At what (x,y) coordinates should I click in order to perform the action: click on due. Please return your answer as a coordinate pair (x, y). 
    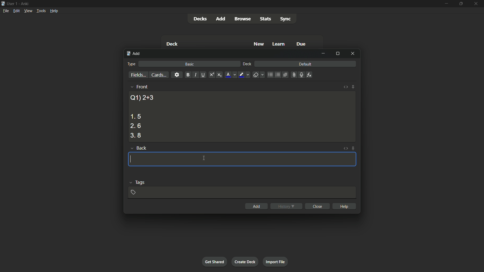
    Looking at the image, I should click on (301, 45).